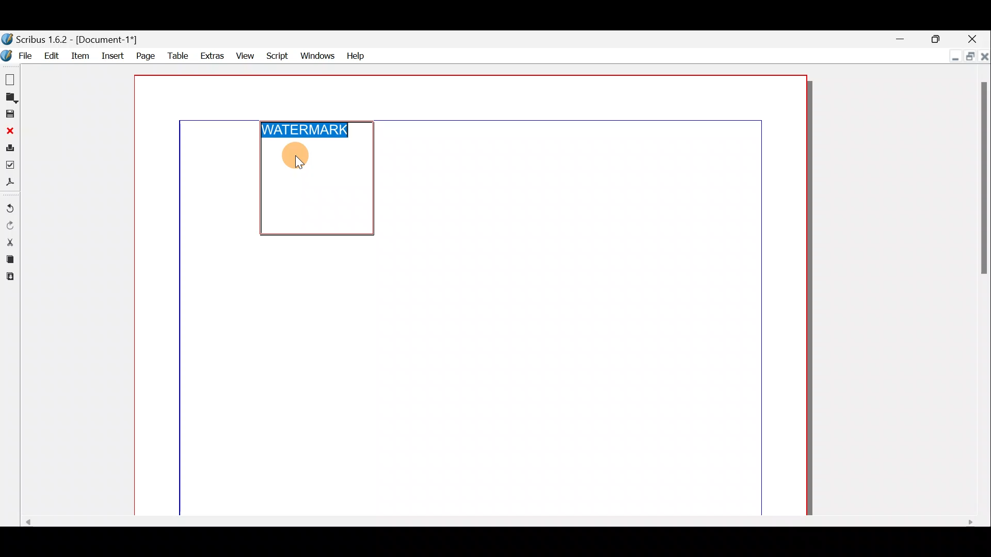  I want to click on Copy, so click(8, 260).